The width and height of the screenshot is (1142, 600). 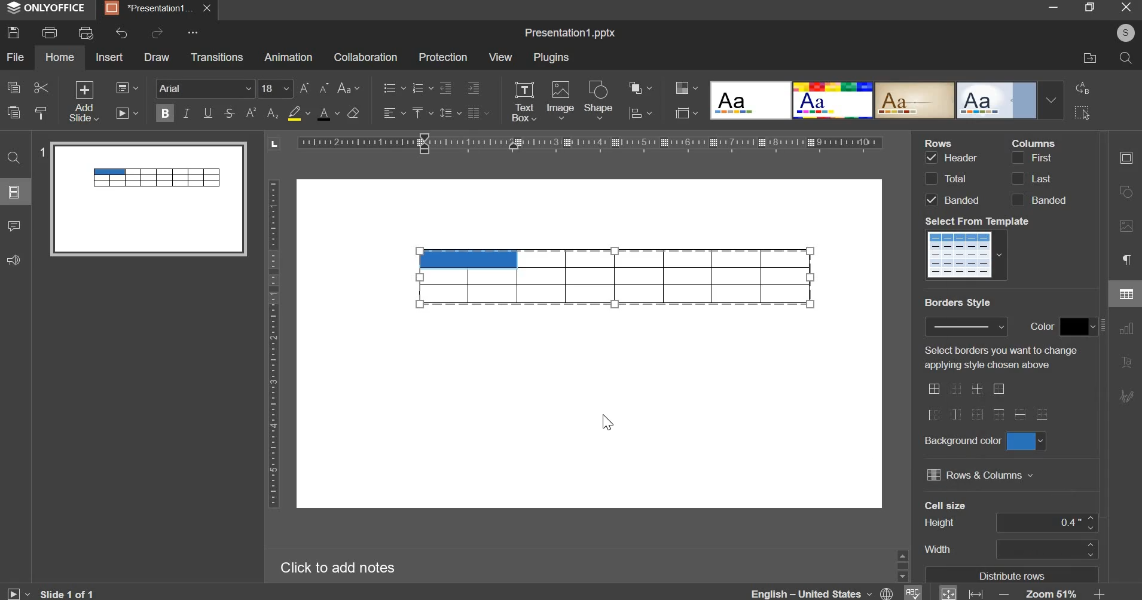 What do you see at coordinates (560, 99) in the screenshot?
I see `image` at bounding box center [560, 99].